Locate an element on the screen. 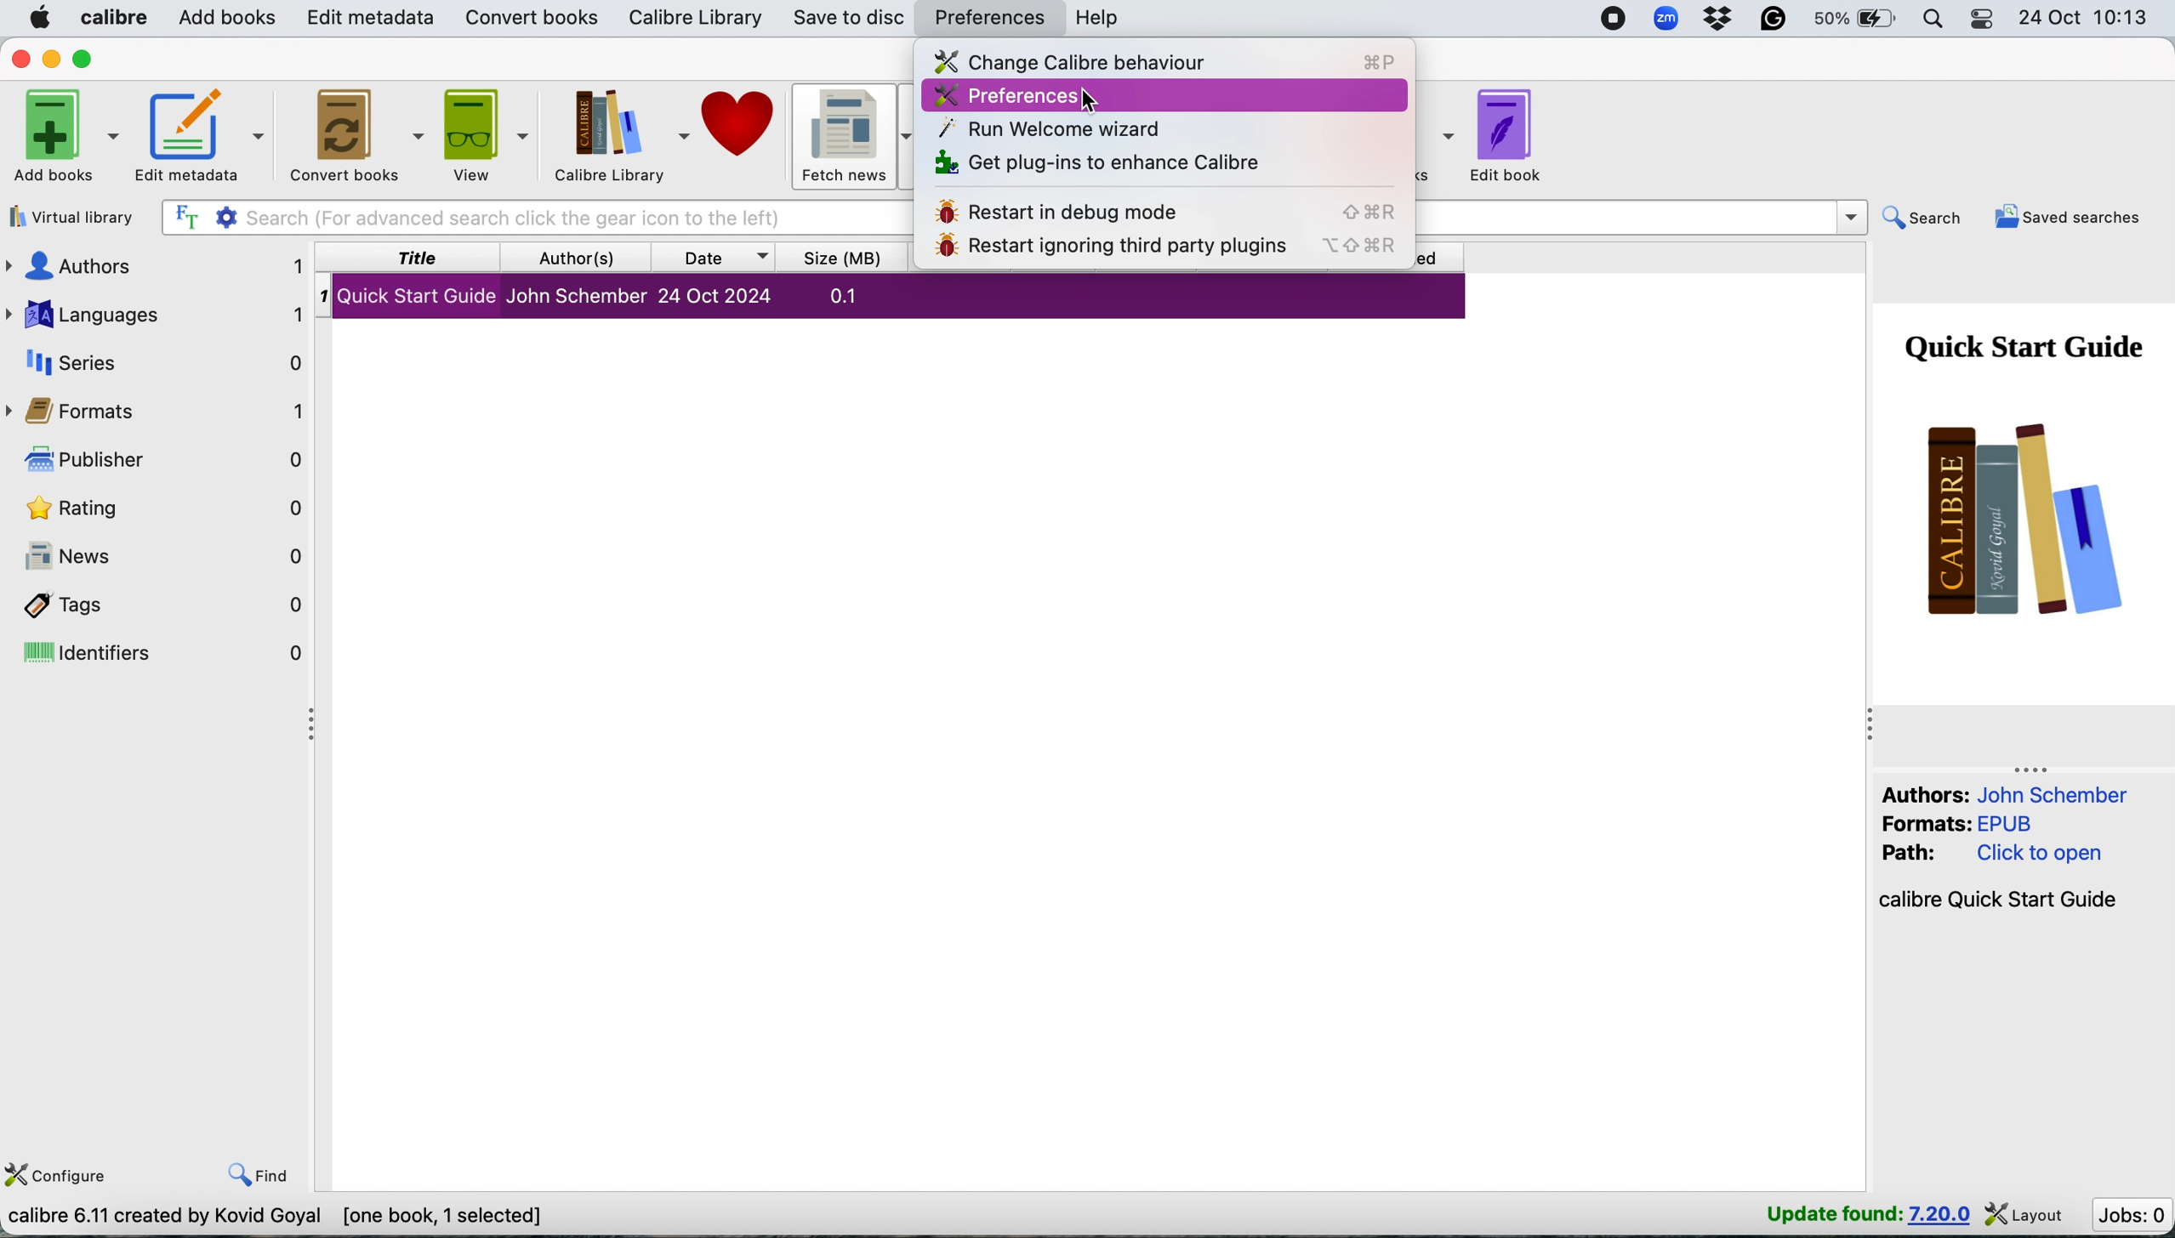 The image size is (2175, 1238). convert books is located at coordinates (353, 135).